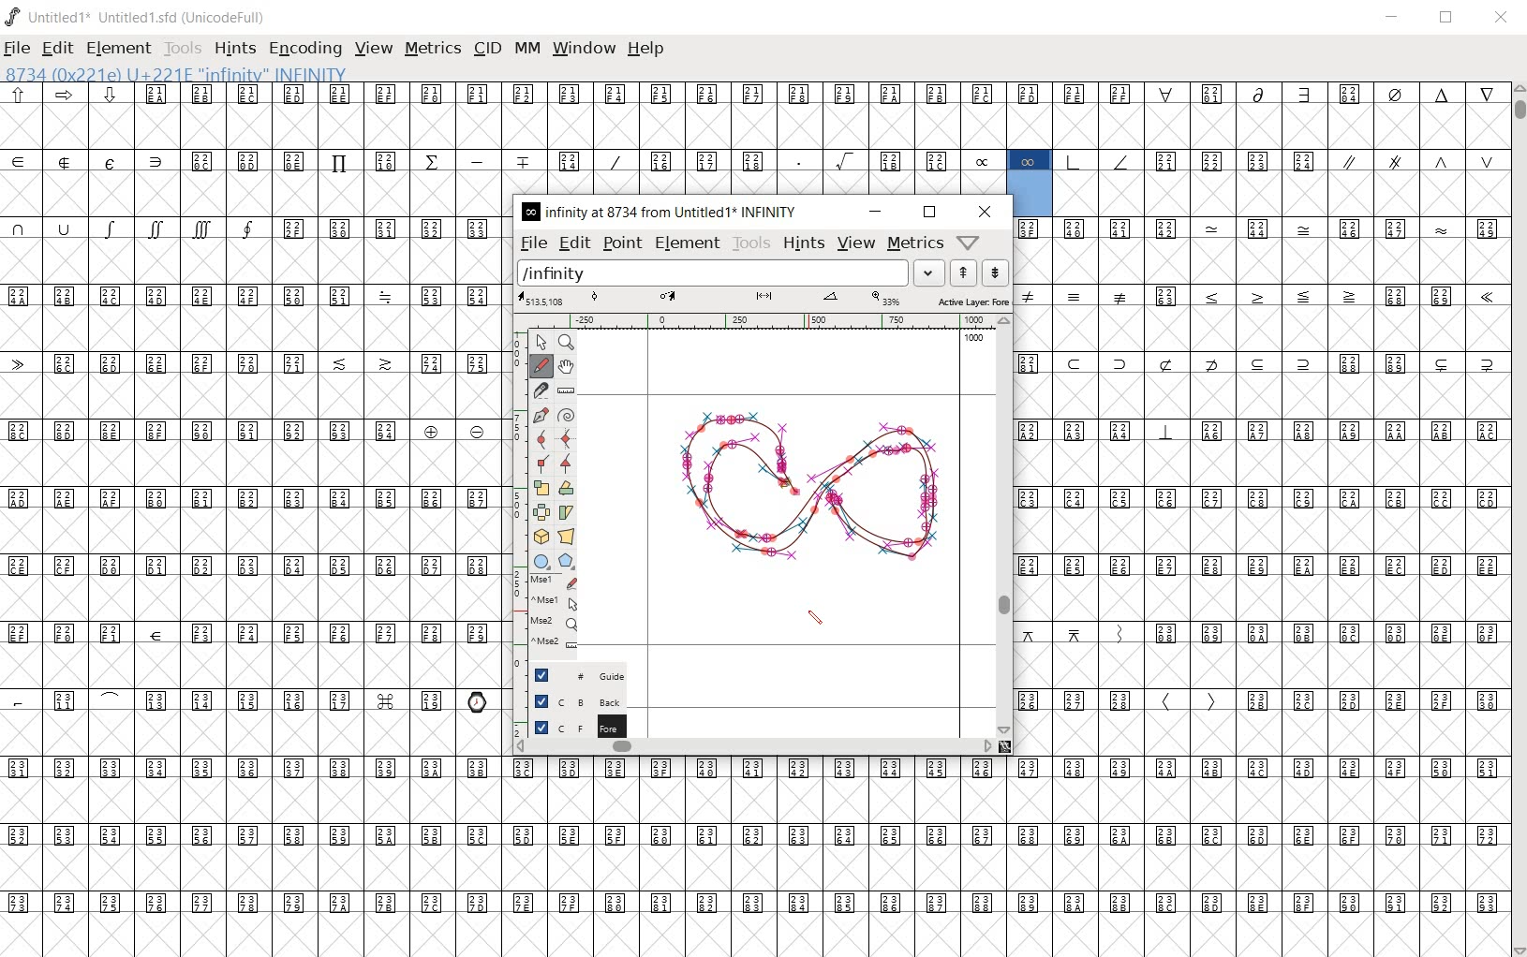 This screenshot has width=1527, height=957. What do you see at coordinates (688, 244) in the screenshot?
I see `element` at bounding box center [688, 244].